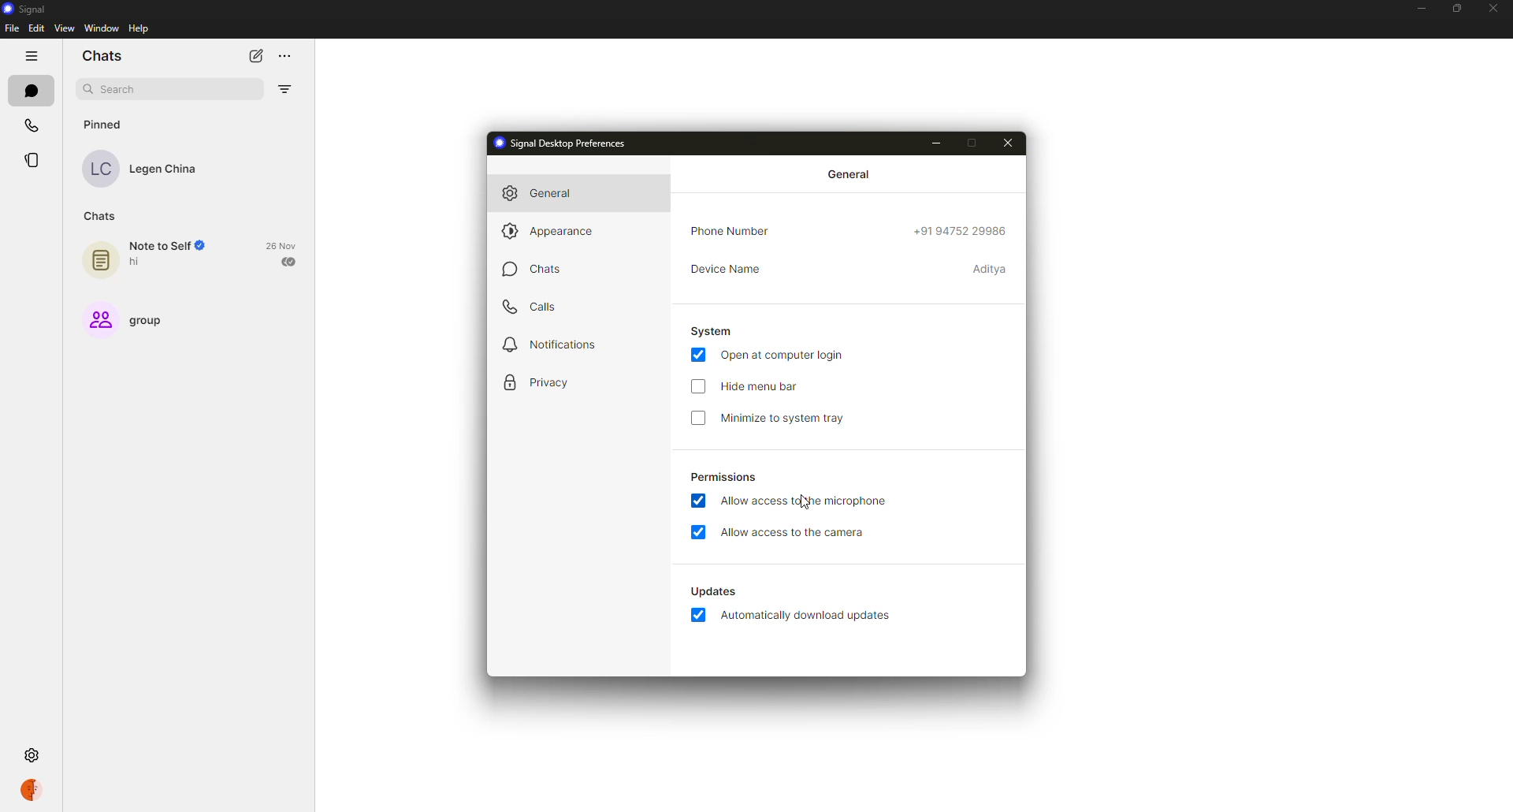 This screenshot has height=812, width=1513. What do you see at coordinates (1421, 8) in the screenshot?
I see `minimize` at bounding box center [1421, 8].